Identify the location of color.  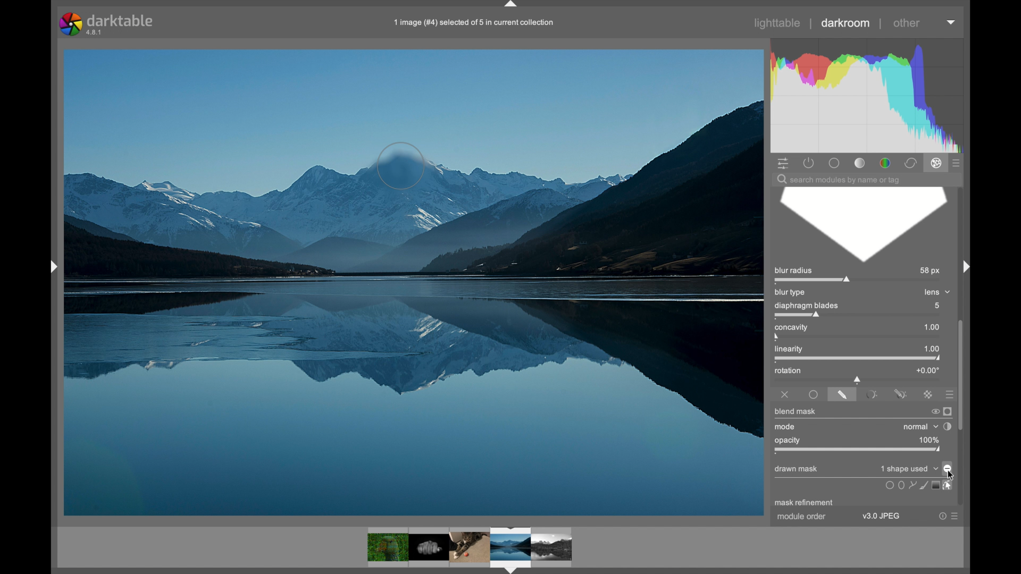
(884, 163).